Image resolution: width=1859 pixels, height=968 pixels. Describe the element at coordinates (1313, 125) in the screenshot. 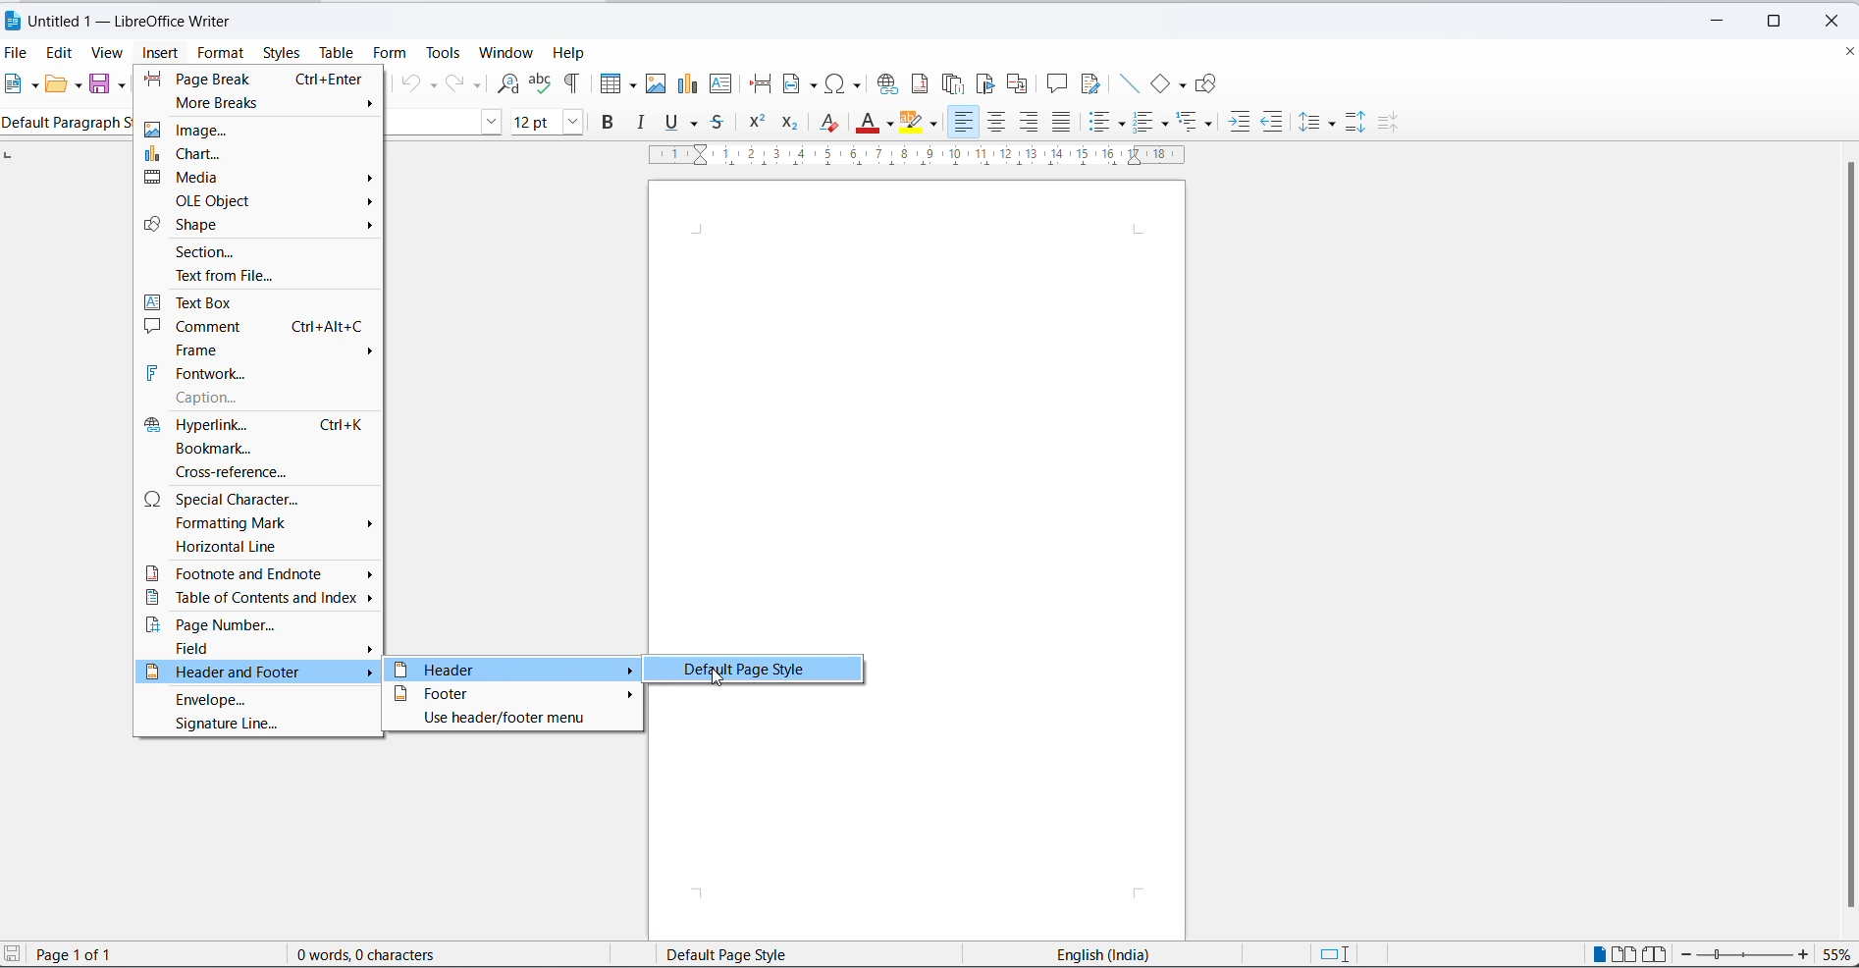

I see `line spacing` at that location.